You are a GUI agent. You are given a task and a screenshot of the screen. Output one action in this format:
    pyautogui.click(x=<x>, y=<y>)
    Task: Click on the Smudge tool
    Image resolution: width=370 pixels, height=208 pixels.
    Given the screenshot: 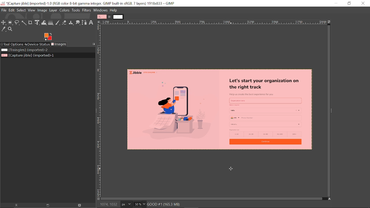 What is the action you would take?
    pyautogui.click(x=78, y=23)
    